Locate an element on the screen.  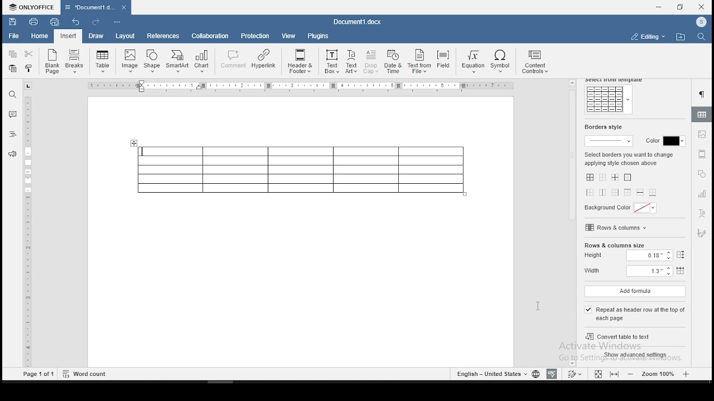
copy is located at coordinates (13, 54).